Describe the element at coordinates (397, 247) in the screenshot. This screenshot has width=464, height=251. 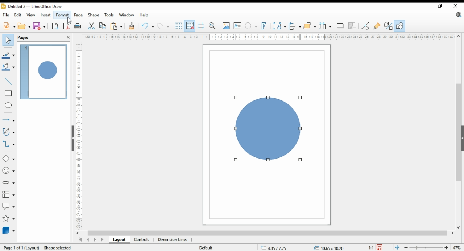
I see `fit page to window` at that location.